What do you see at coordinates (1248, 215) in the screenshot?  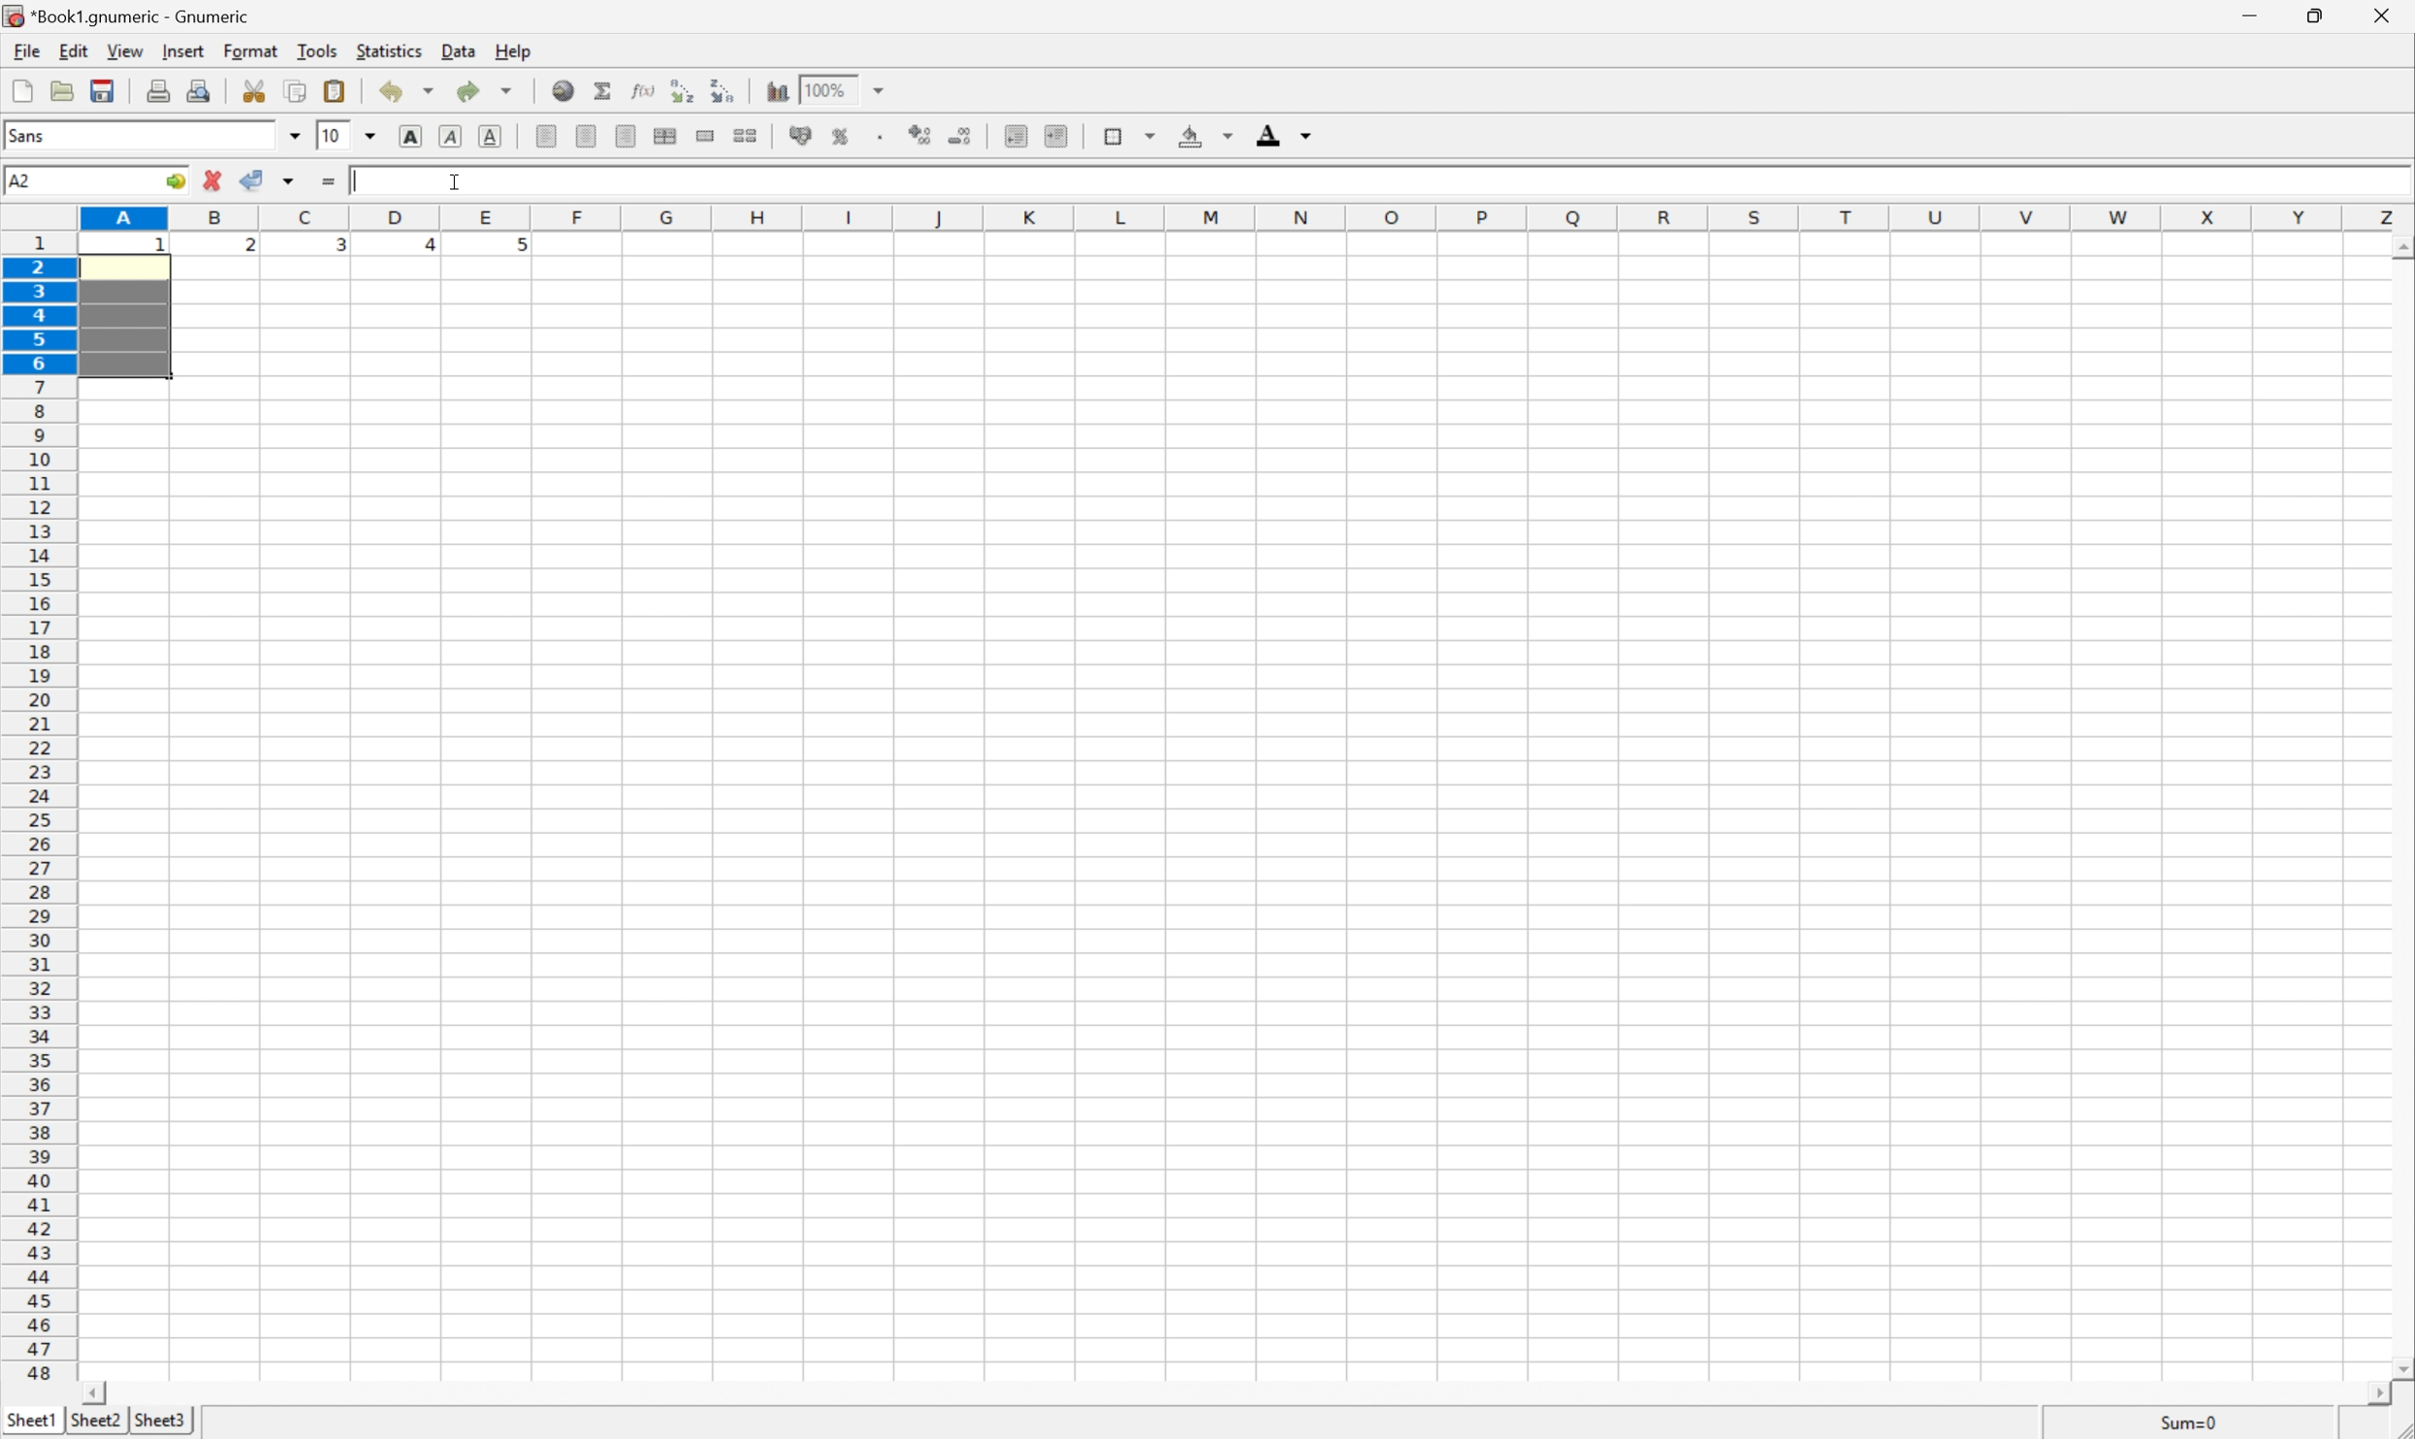 I see `column names` at bounding box center [1248, 215].